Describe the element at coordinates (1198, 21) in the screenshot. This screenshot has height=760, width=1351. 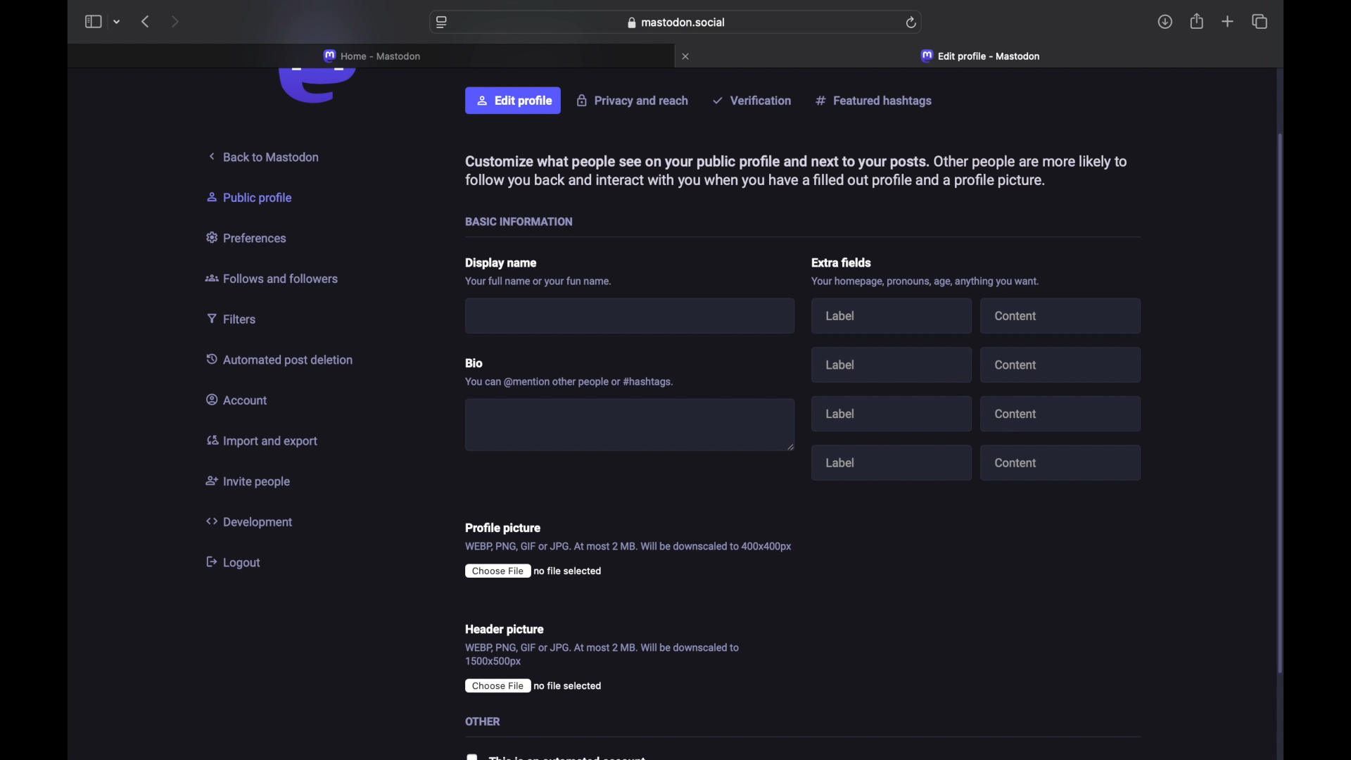
I see `share` at that location.